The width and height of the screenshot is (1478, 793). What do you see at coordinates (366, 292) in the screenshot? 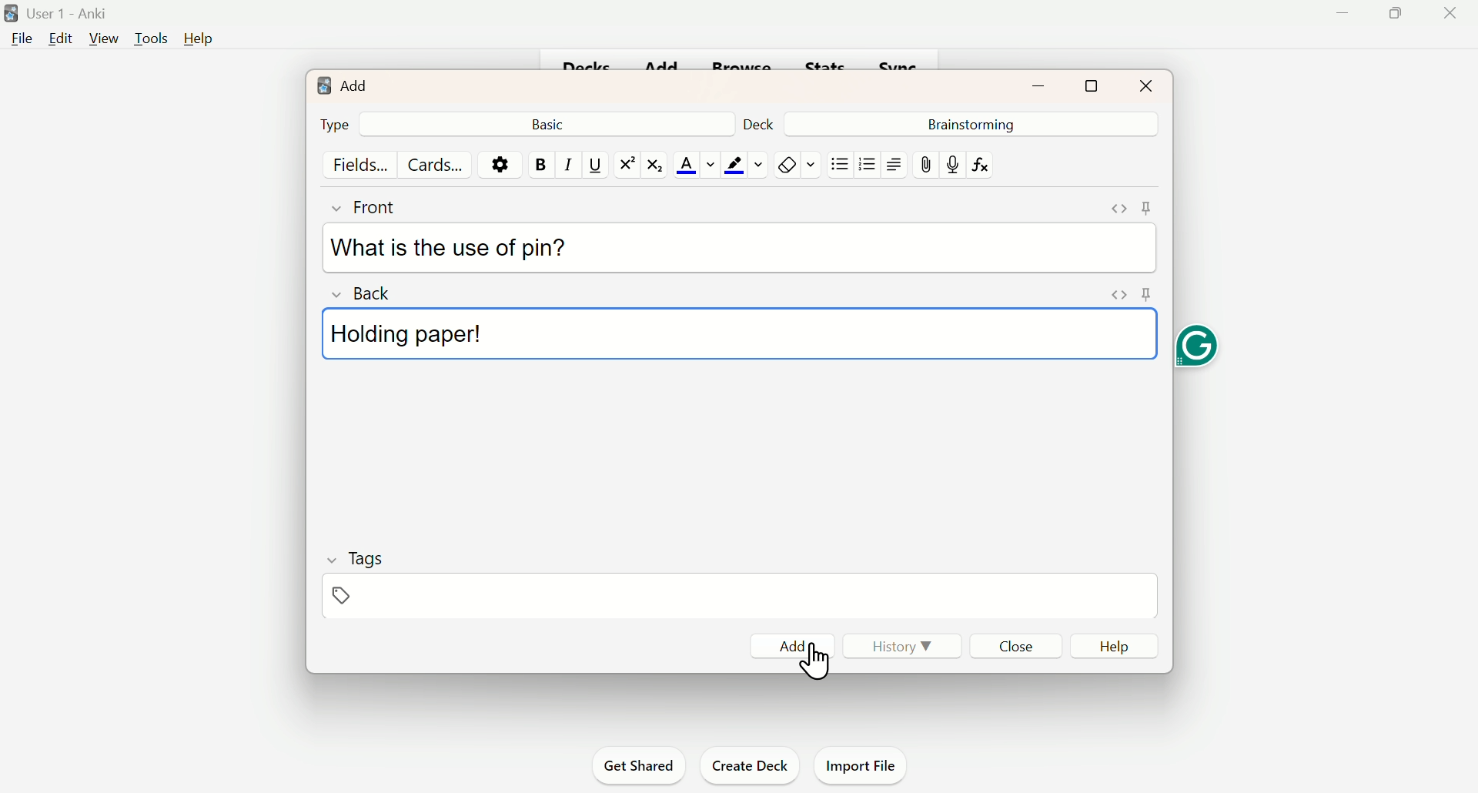
I see `Back` at bounding box center [366, 292].